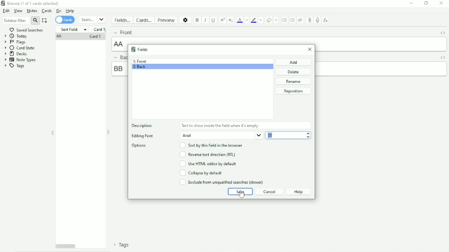 This screenshot has height=252, width=449. I want to click on Fields, so click(139, 49).